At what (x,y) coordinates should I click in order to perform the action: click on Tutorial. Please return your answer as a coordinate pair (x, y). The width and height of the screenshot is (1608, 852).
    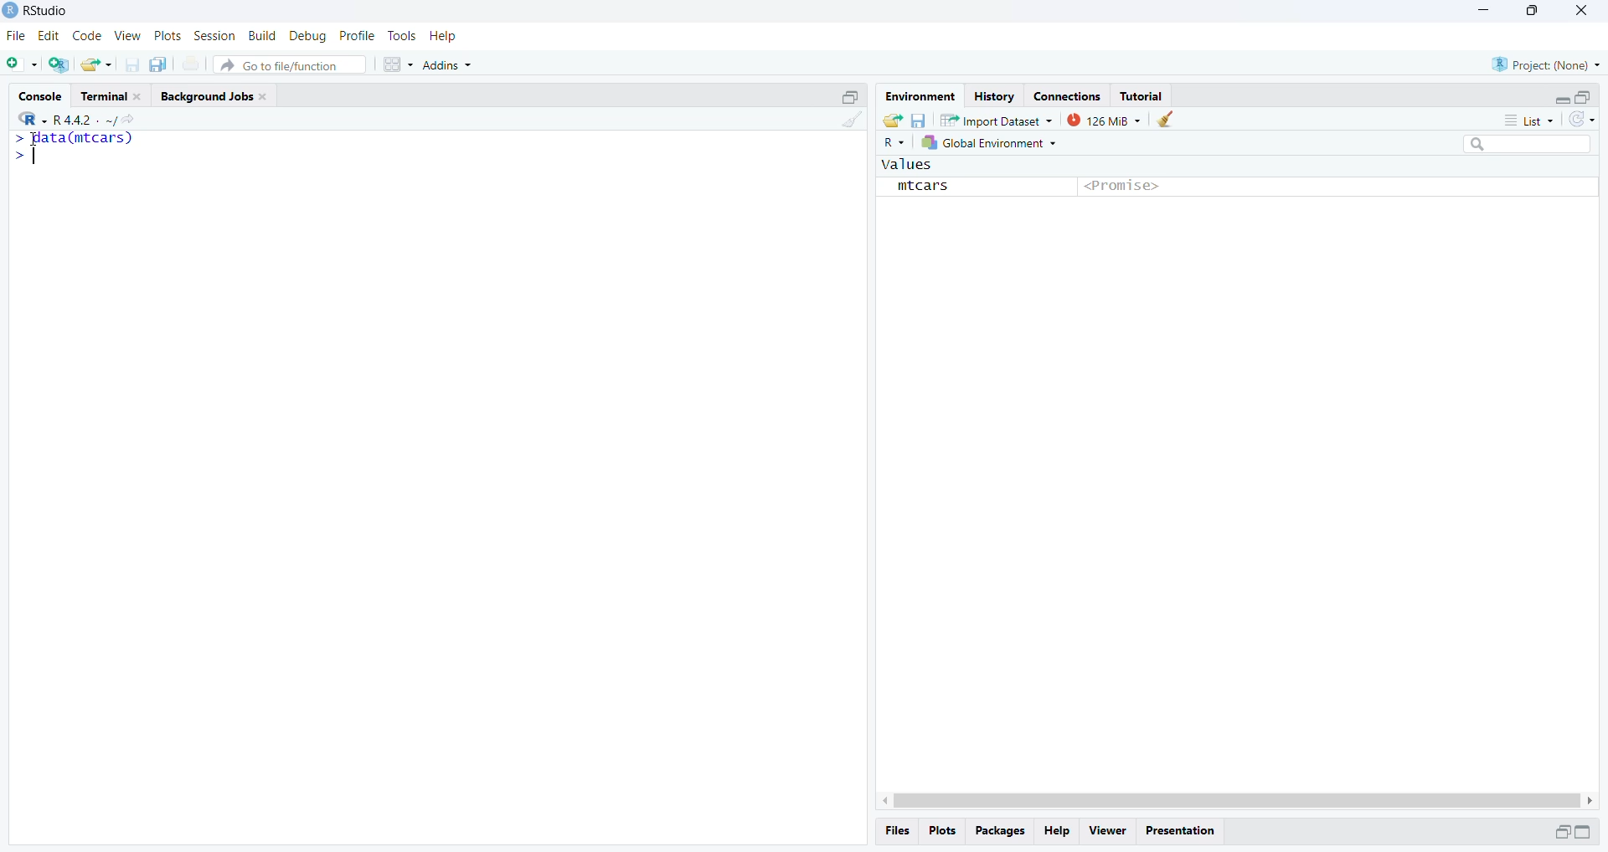
    Looking at the image, I should click on (1142, 95).